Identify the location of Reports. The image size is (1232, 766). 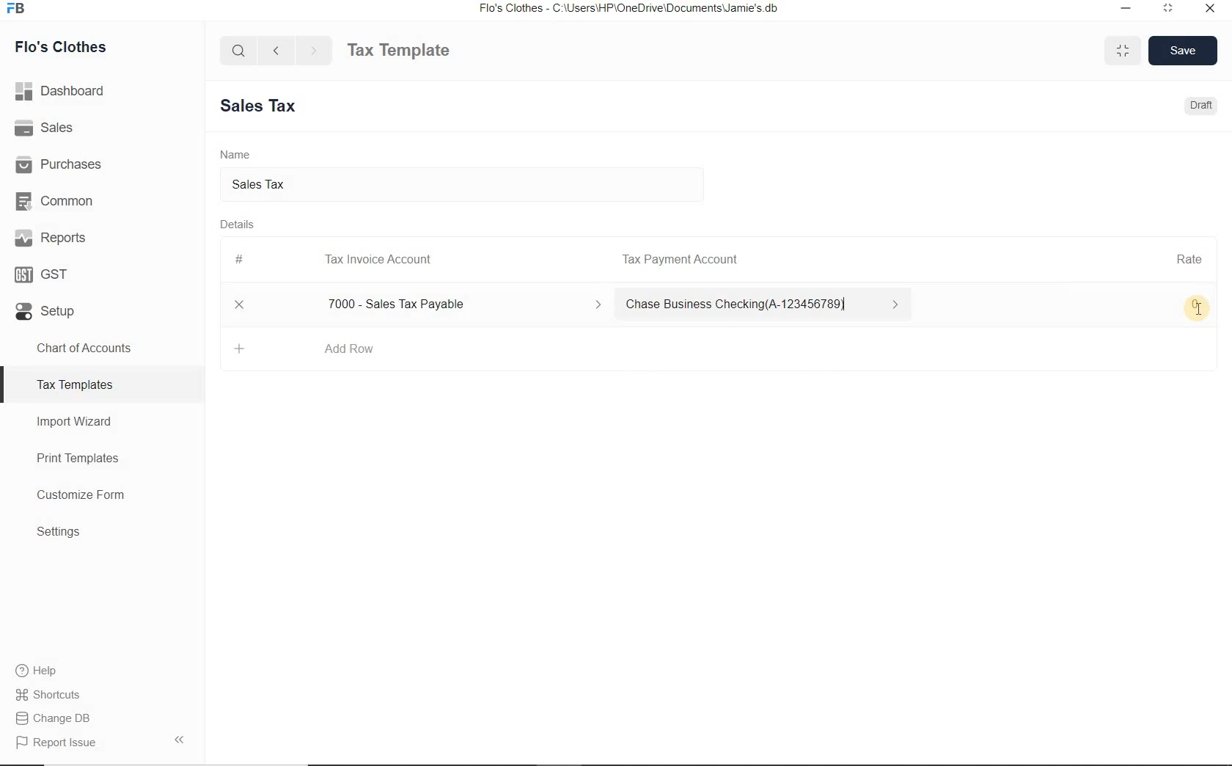
(102, 236).